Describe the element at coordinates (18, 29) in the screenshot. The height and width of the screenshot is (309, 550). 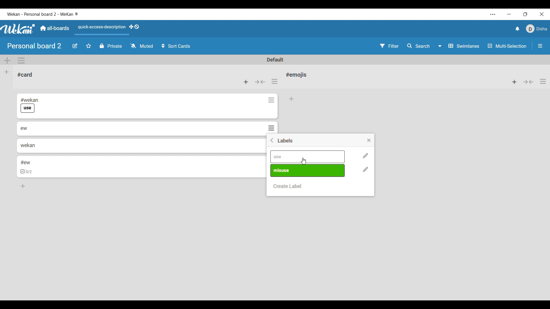
I see `Software logo` at that location.